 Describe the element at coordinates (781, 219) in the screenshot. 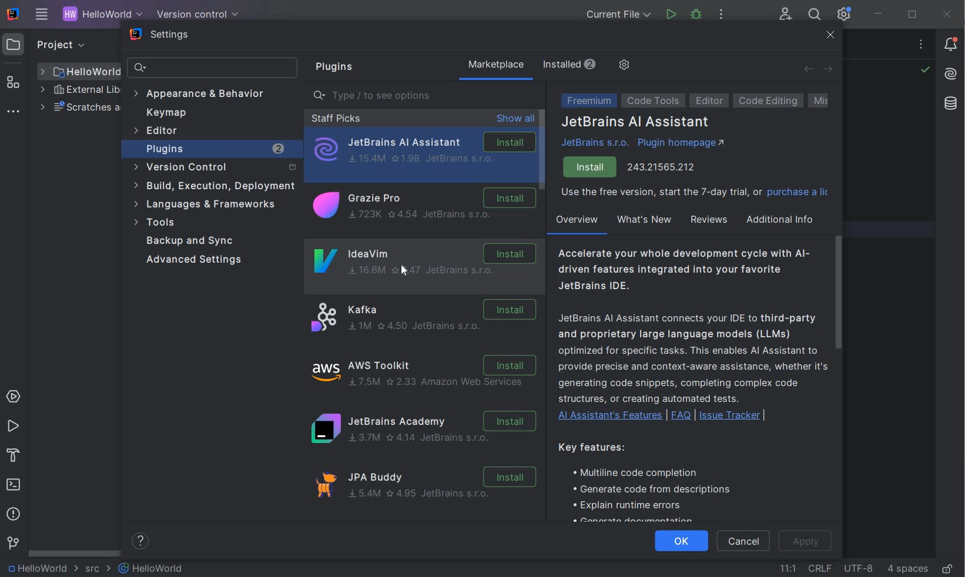

I see `additional info` at that location.